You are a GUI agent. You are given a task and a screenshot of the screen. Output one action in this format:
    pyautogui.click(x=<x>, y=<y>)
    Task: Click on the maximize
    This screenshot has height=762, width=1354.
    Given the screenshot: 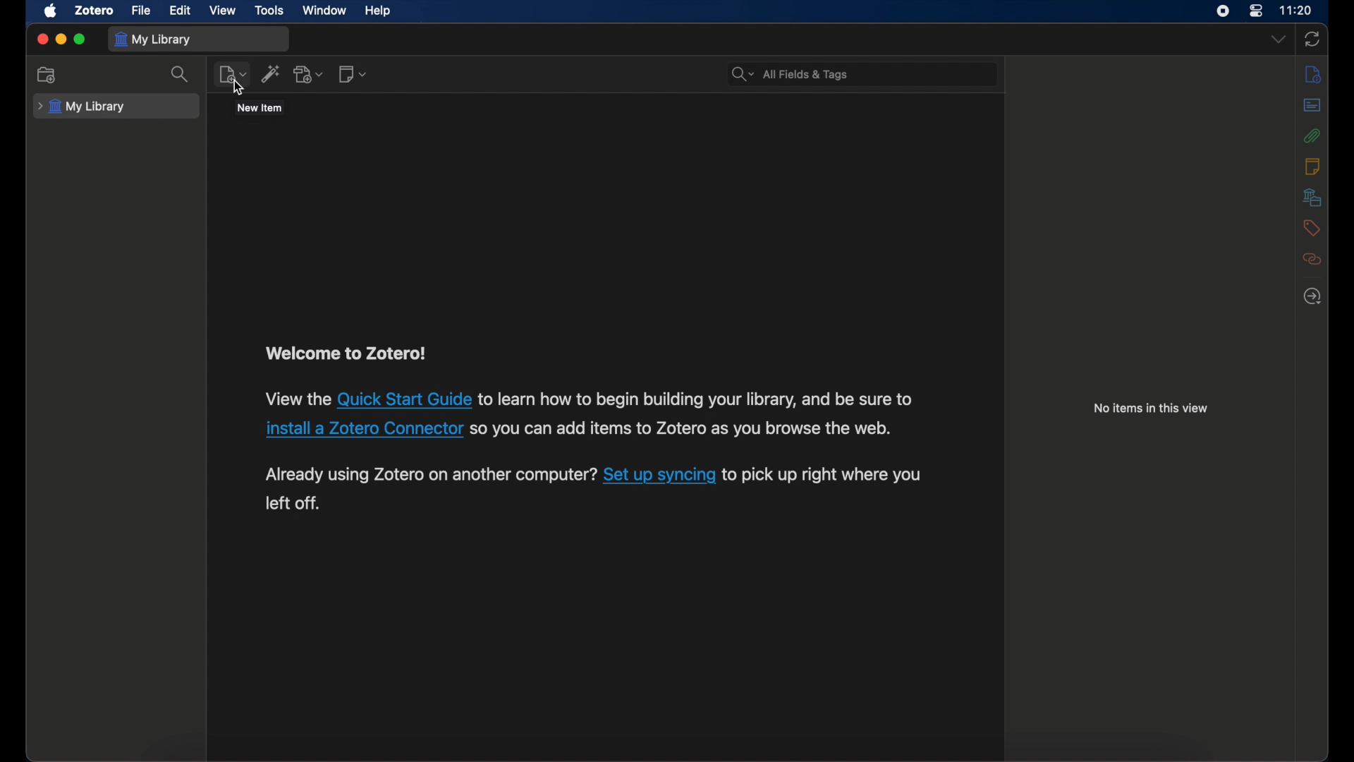 What is the action you would take?
    pyautogui.click(x=80, y=39)
    